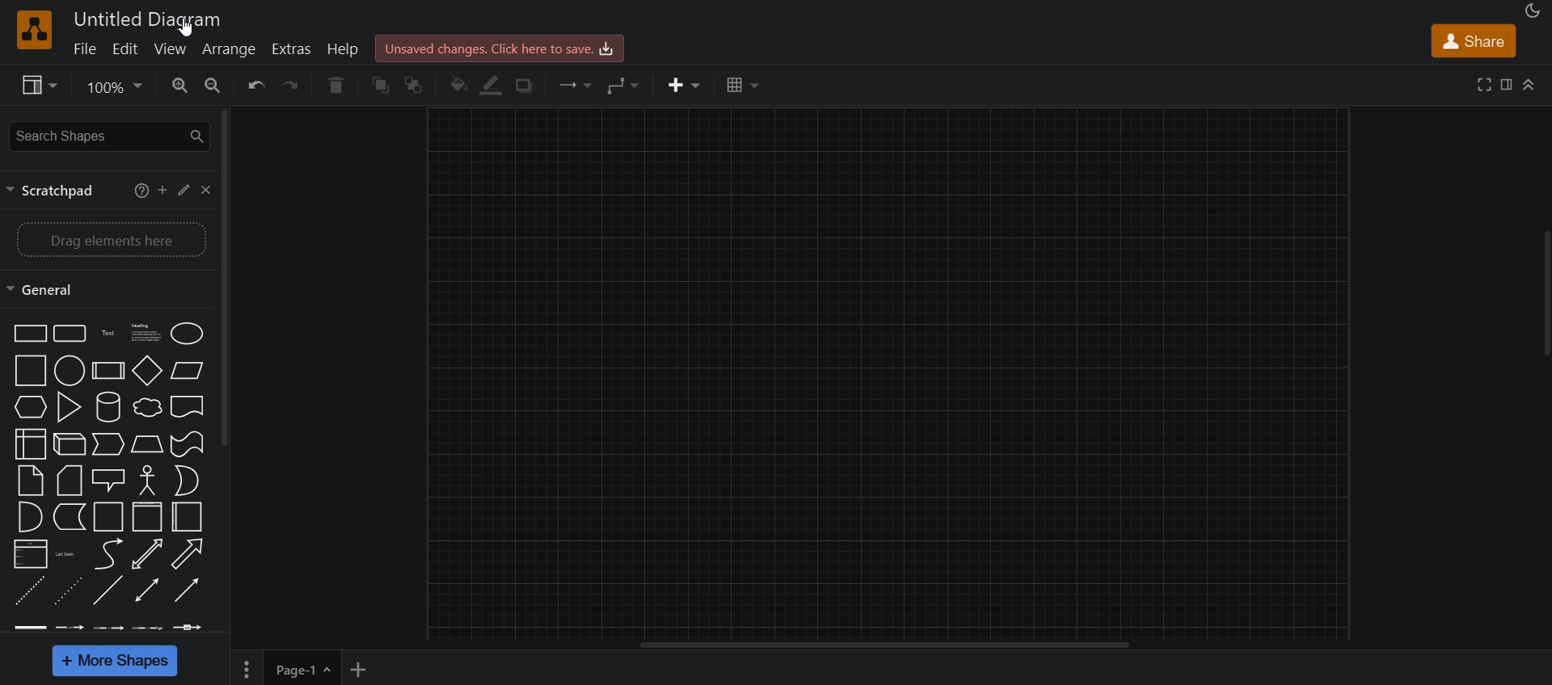  Describe the element at coordinates (162, 190) in the screenshot. I see `add` at that location.